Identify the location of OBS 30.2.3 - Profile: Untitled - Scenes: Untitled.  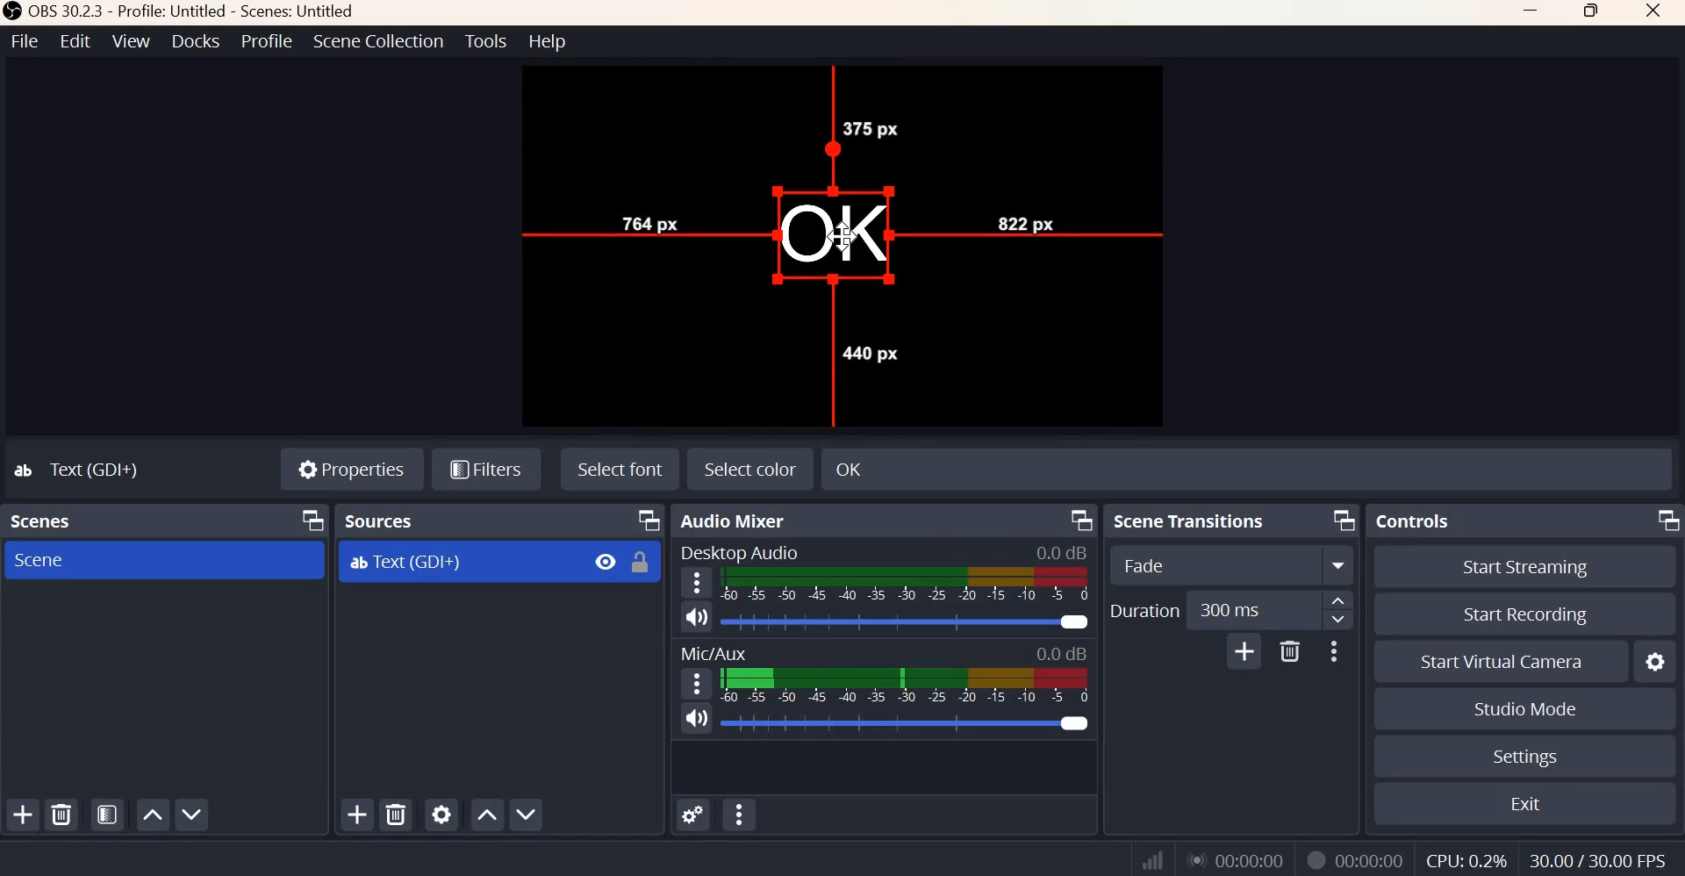
(182, 11).